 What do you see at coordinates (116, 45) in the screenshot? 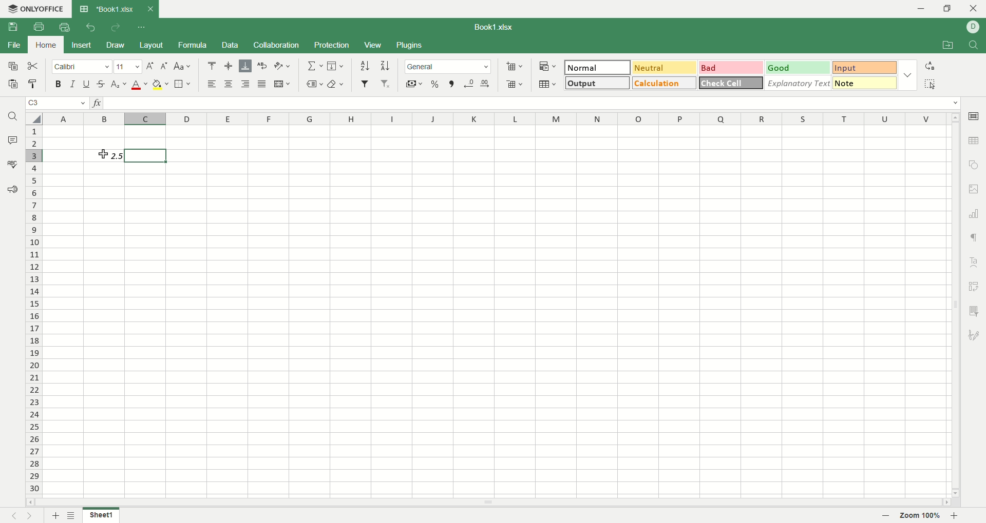
I see `draw` at bounding box center [116, 45].